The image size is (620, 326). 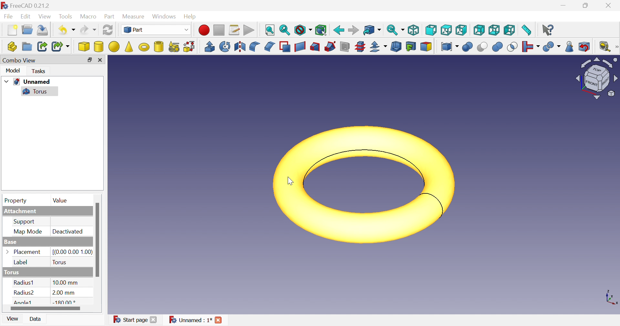 What do you see at coordinates (395, 30) in the screenshot?
I see `Sync view` at bounding box center [395, 30].